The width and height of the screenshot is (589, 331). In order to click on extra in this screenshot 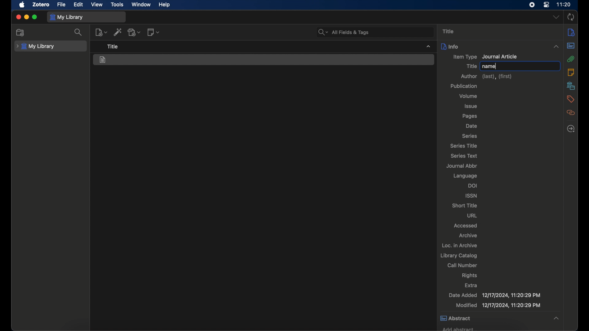, I will do `click(471, 285)`.